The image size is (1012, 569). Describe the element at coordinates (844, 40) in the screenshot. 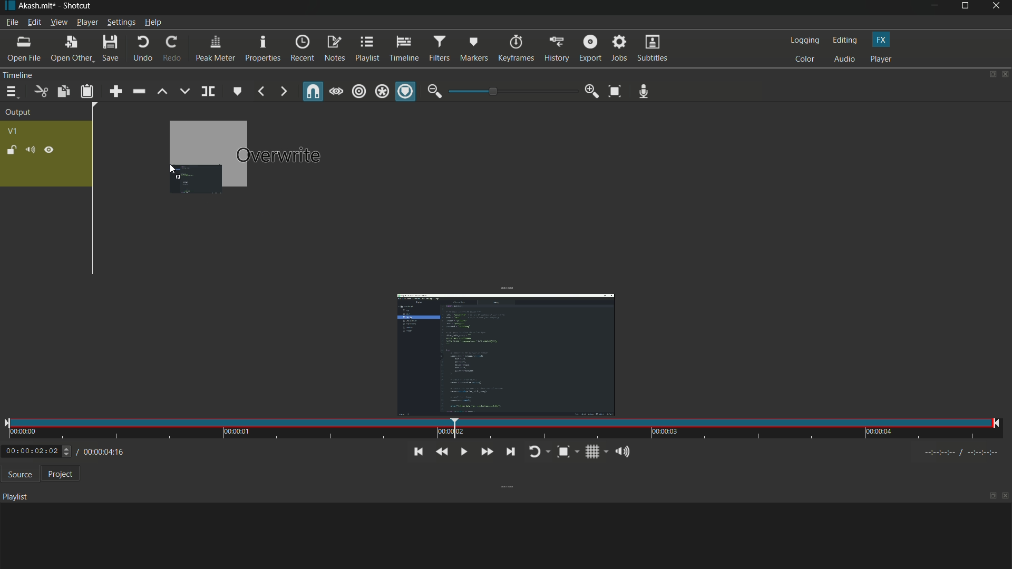

I see `editing` at that location.